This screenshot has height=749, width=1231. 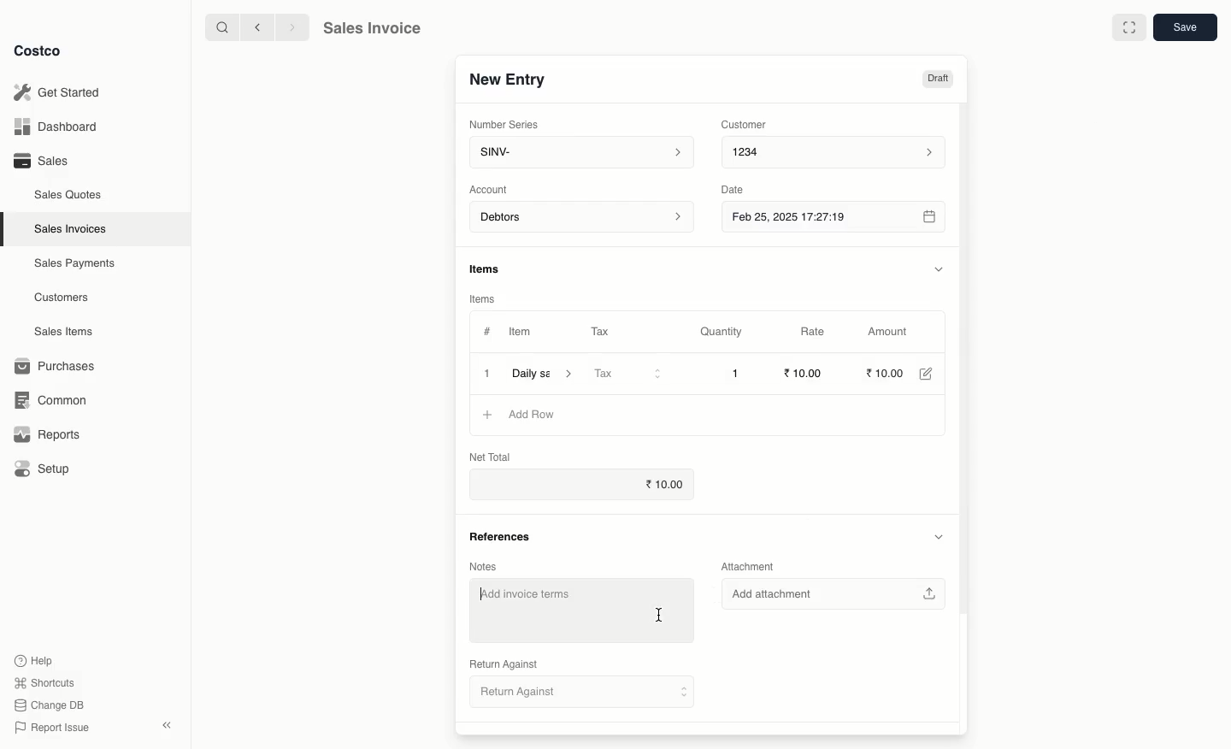 I want to click on ‘Account, so click(x=491, y=190).